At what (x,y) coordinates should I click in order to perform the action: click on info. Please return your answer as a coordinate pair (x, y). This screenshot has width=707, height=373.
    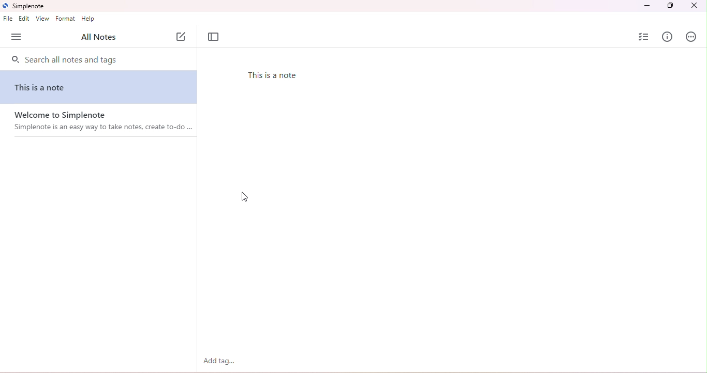
    Looking at the image, I should click on (668, 37).